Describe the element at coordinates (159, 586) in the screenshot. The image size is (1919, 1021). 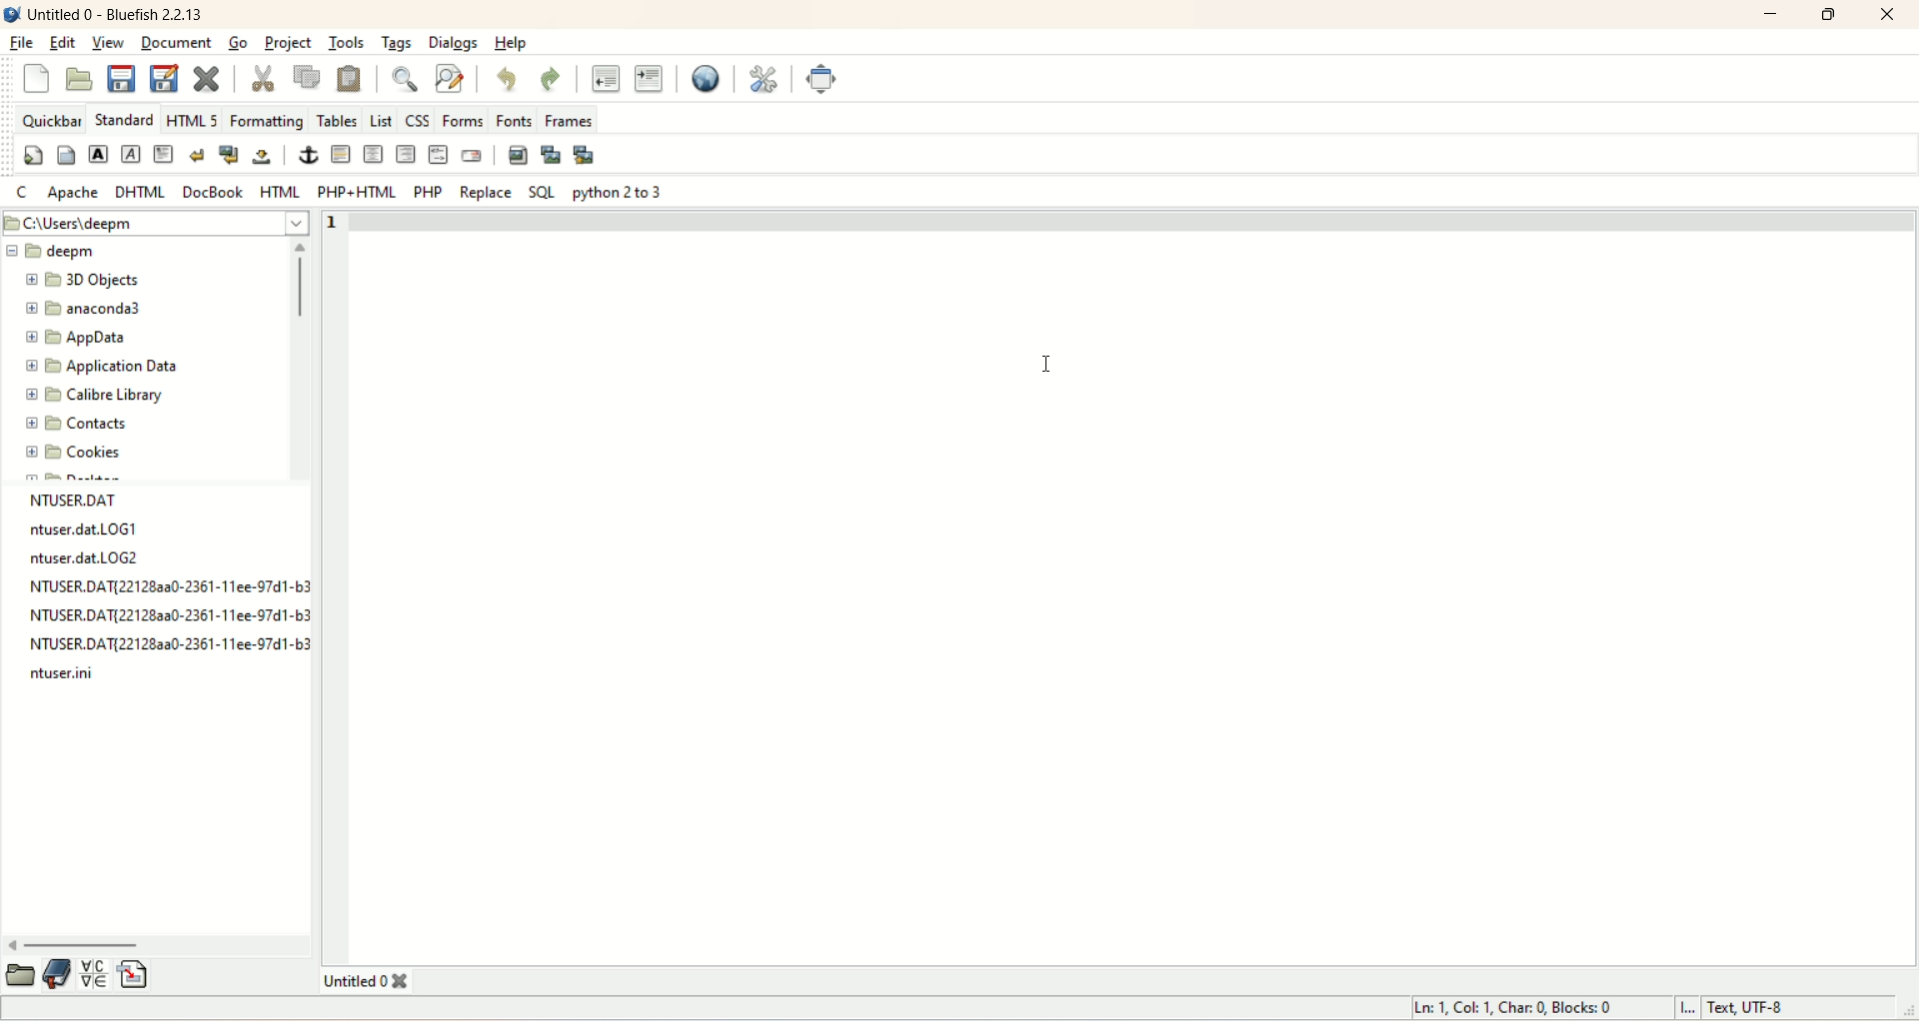
I see `file` at that location.